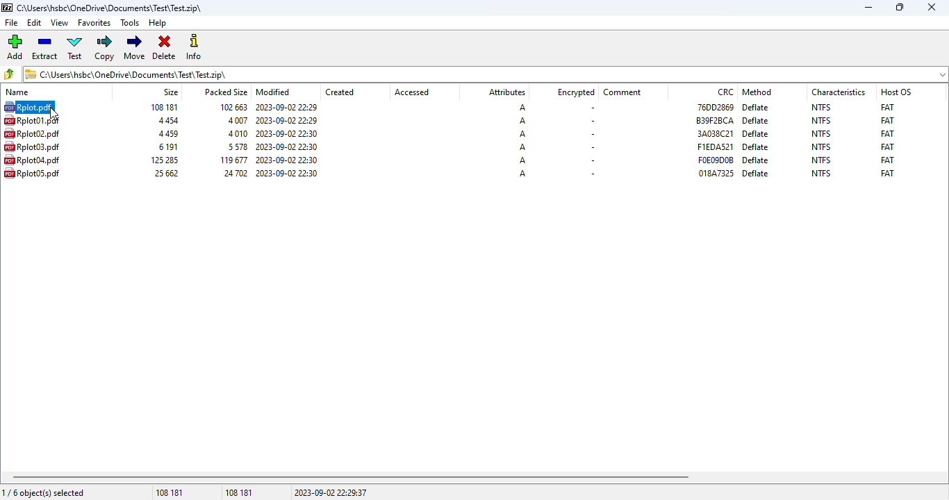 Image resolution: width=949 pixels, height=500 pixels. I want to click on info, so click(194, 47).